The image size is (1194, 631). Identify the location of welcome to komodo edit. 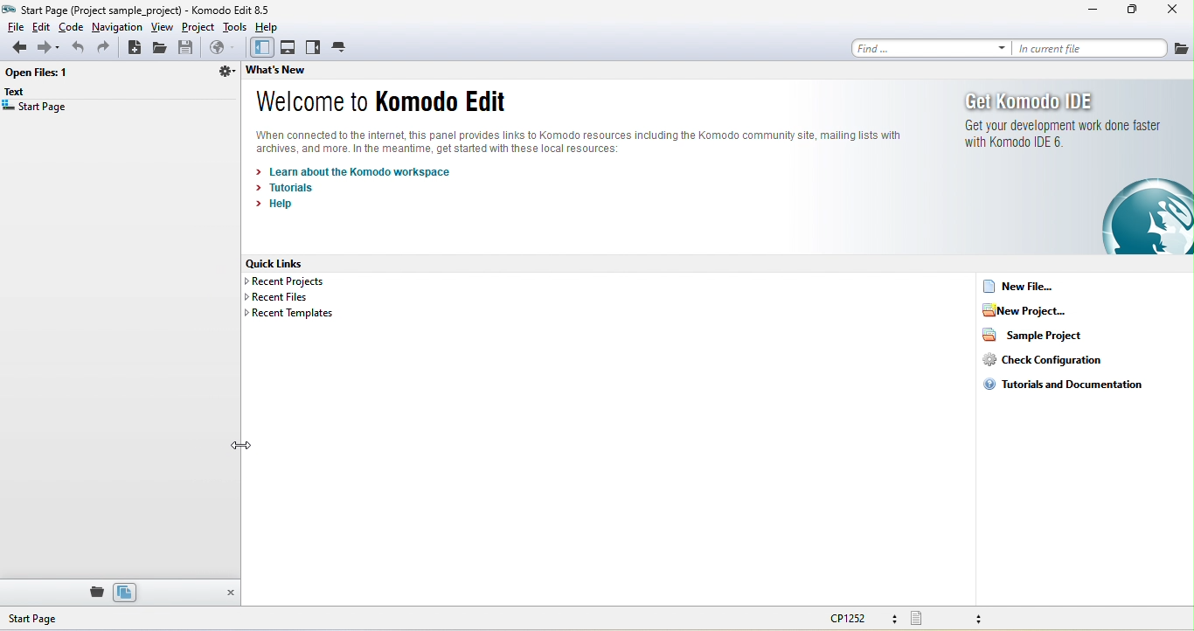
(381, 103).